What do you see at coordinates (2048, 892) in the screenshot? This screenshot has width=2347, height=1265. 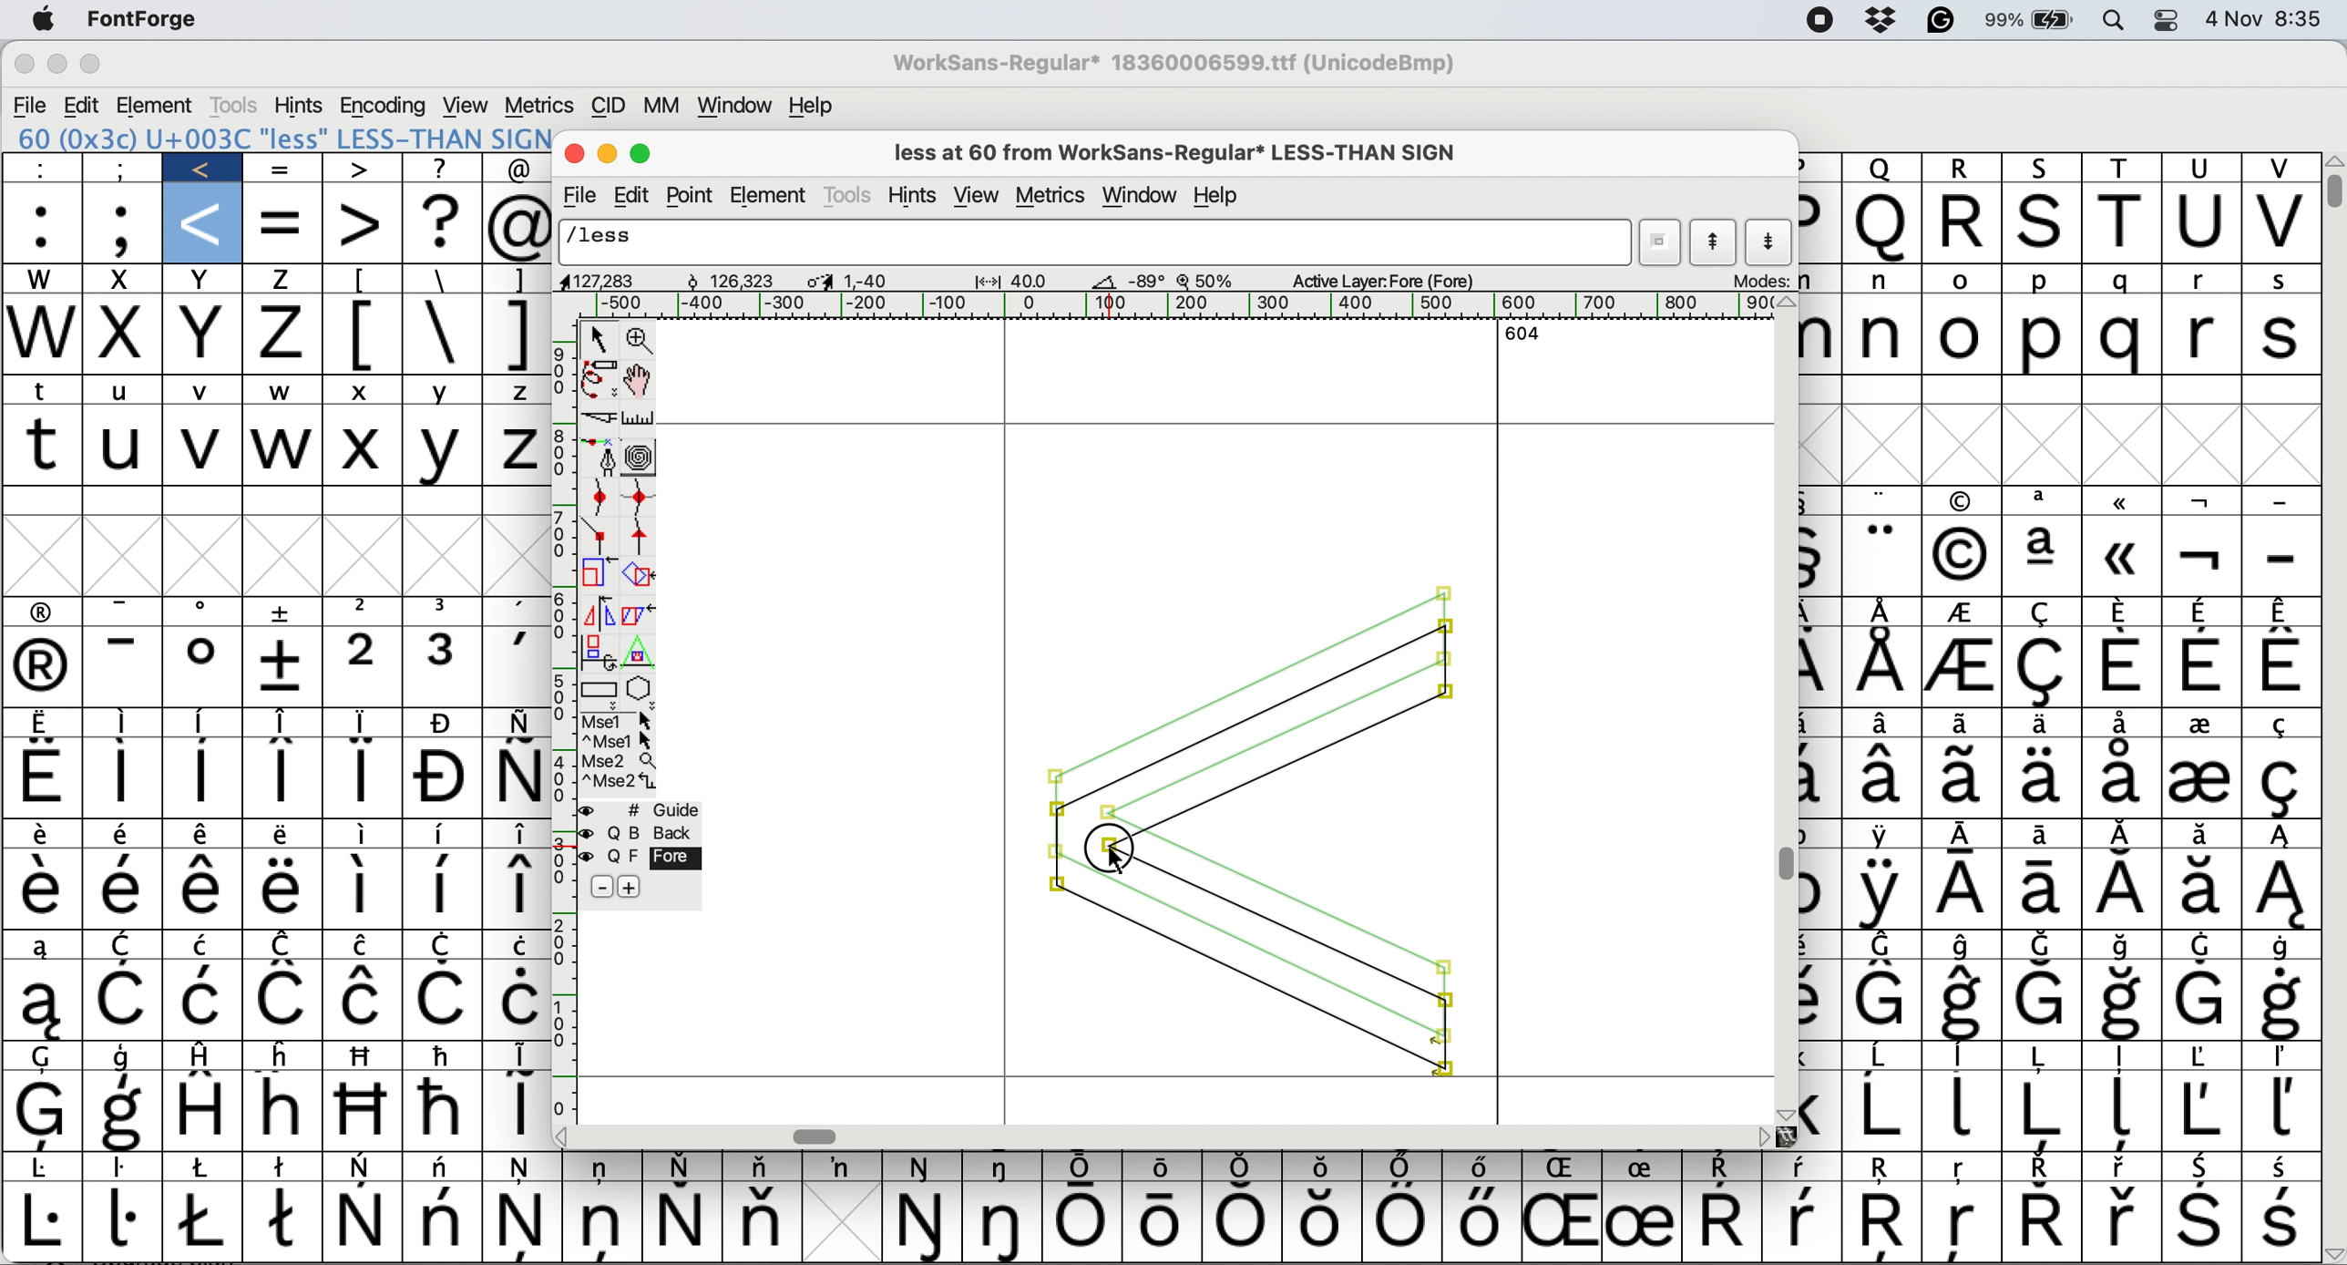 I see `Symbol` at bounding box center [2048, 892].